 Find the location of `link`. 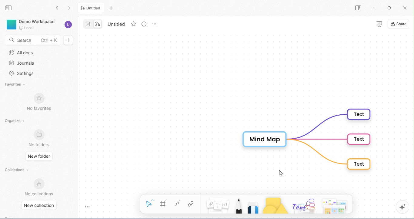

link is located at coordinates (190, 204).